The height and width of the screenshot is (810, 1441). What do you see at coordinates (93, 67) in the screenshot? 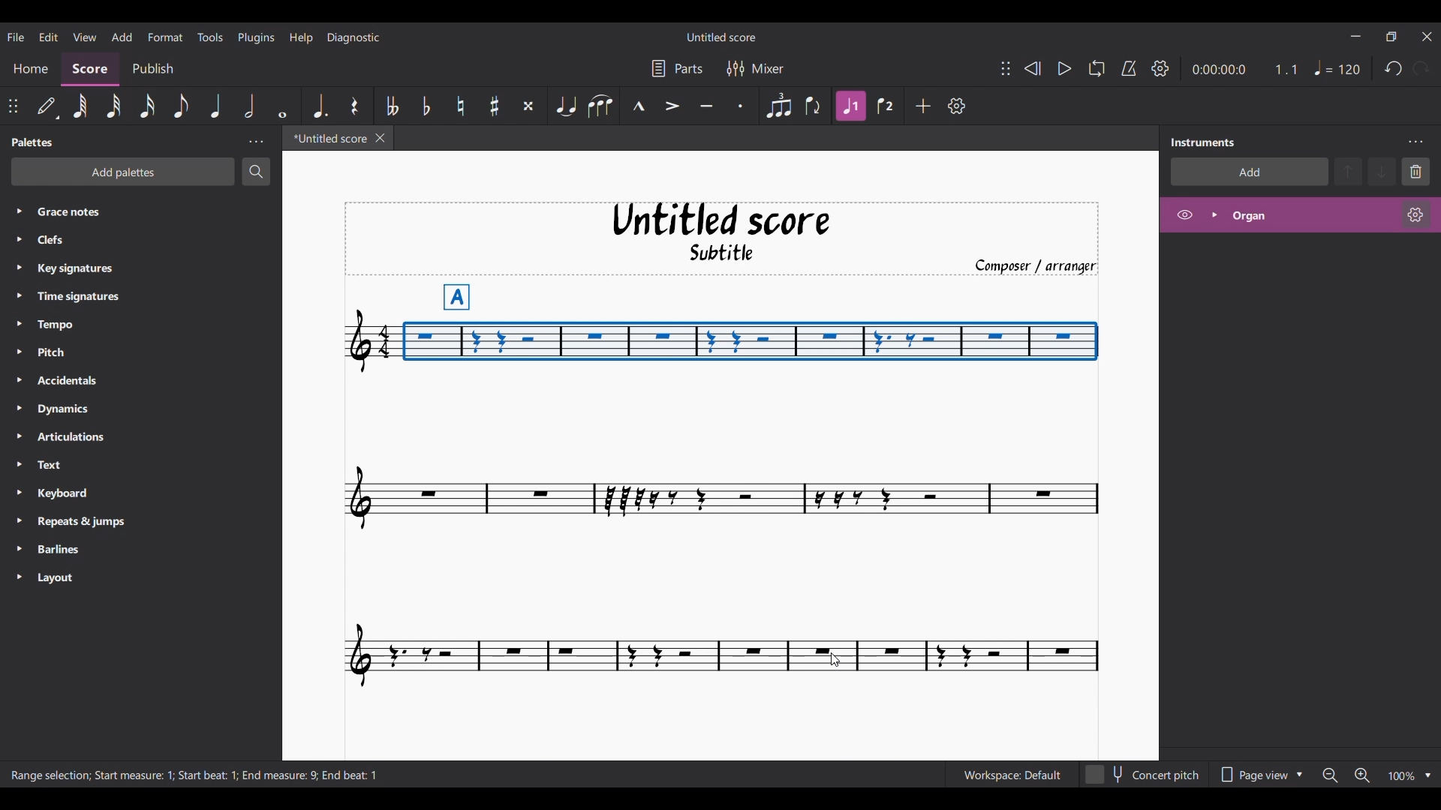
I see `Score section, current selection highlighted` at bounding box center [93, 67].